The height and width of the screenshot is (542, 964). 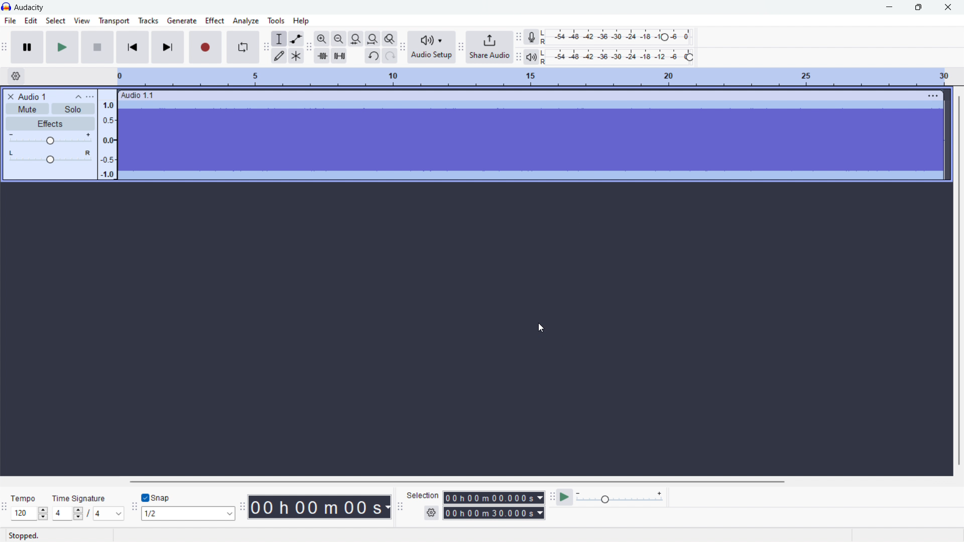 I want to click on stop, so click(x=97, y=47).